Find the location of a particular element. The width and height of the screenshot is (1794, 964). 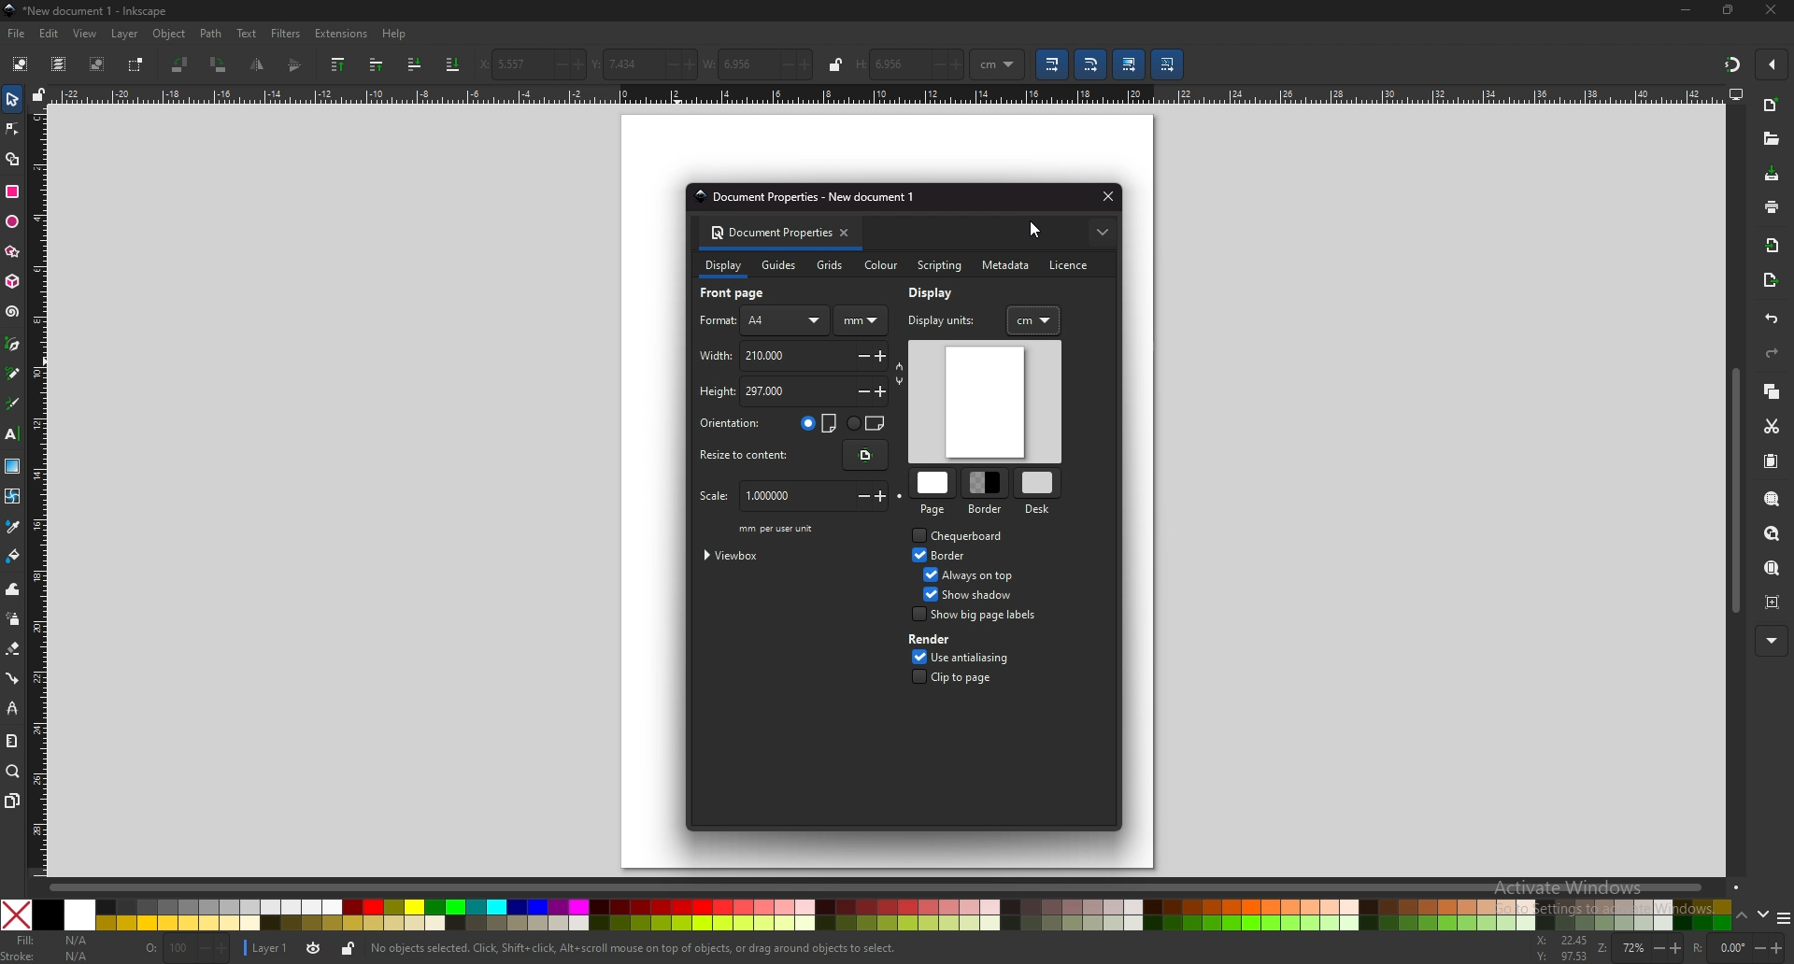

minimize is located at coordinates (1686, 9).